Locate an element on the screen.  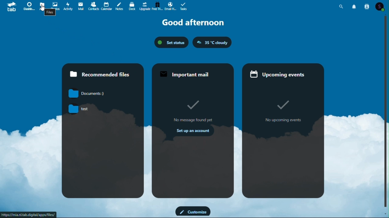
Contacts is located at coordinates (366, 6).